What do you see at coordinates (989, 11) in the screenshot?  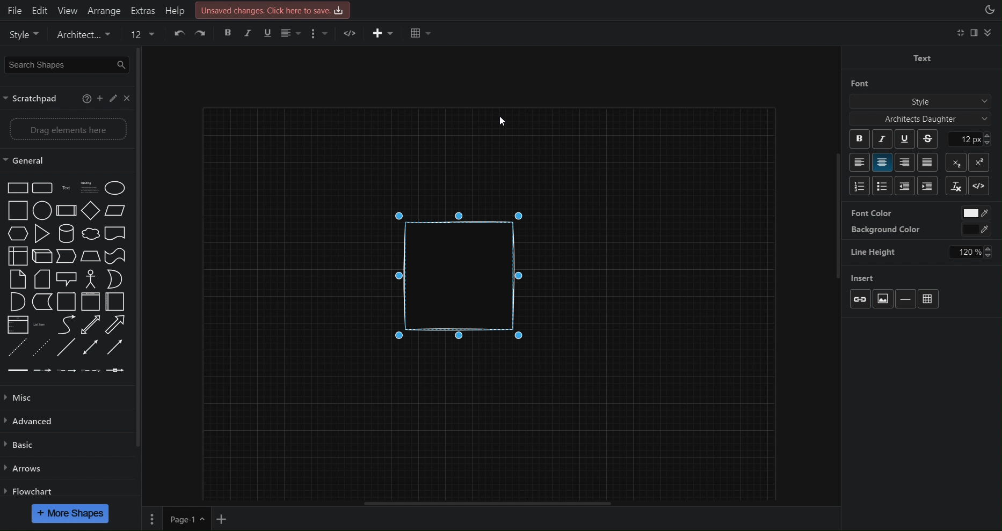 I see `Appearance` at bounding box center [989, 11].